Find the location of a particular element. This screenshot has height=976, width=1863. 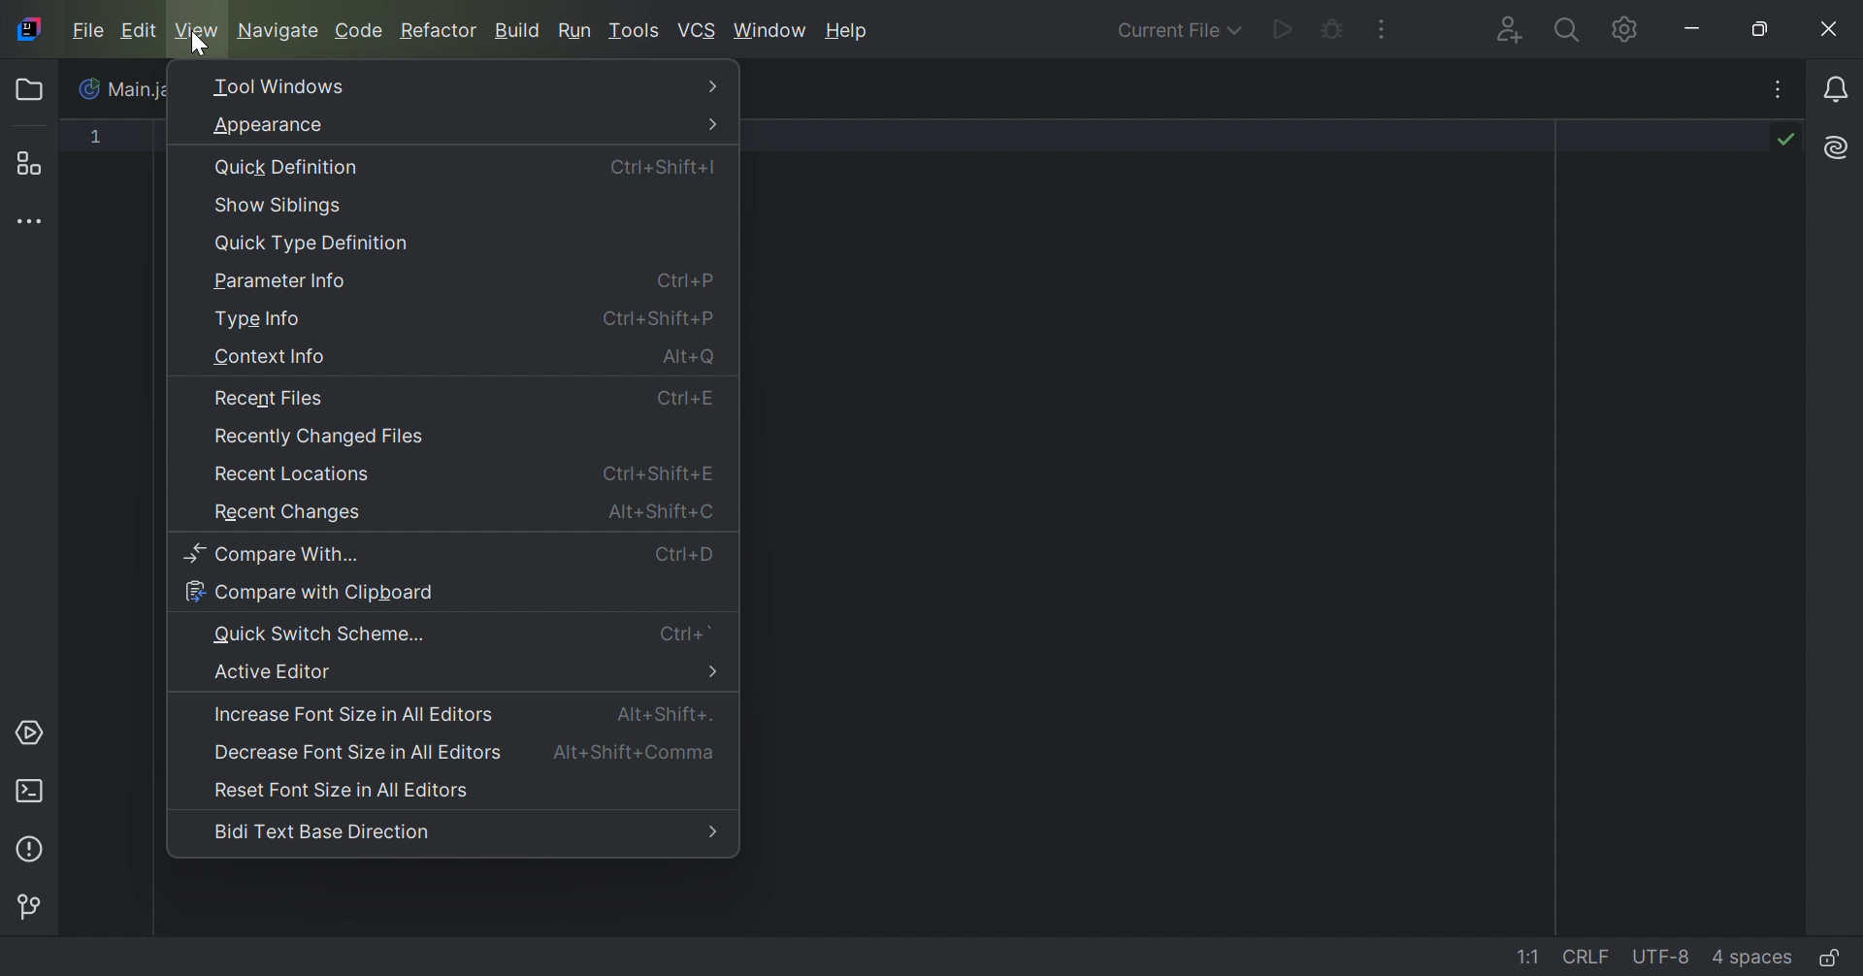

Help is located at coordinates (849, 31).